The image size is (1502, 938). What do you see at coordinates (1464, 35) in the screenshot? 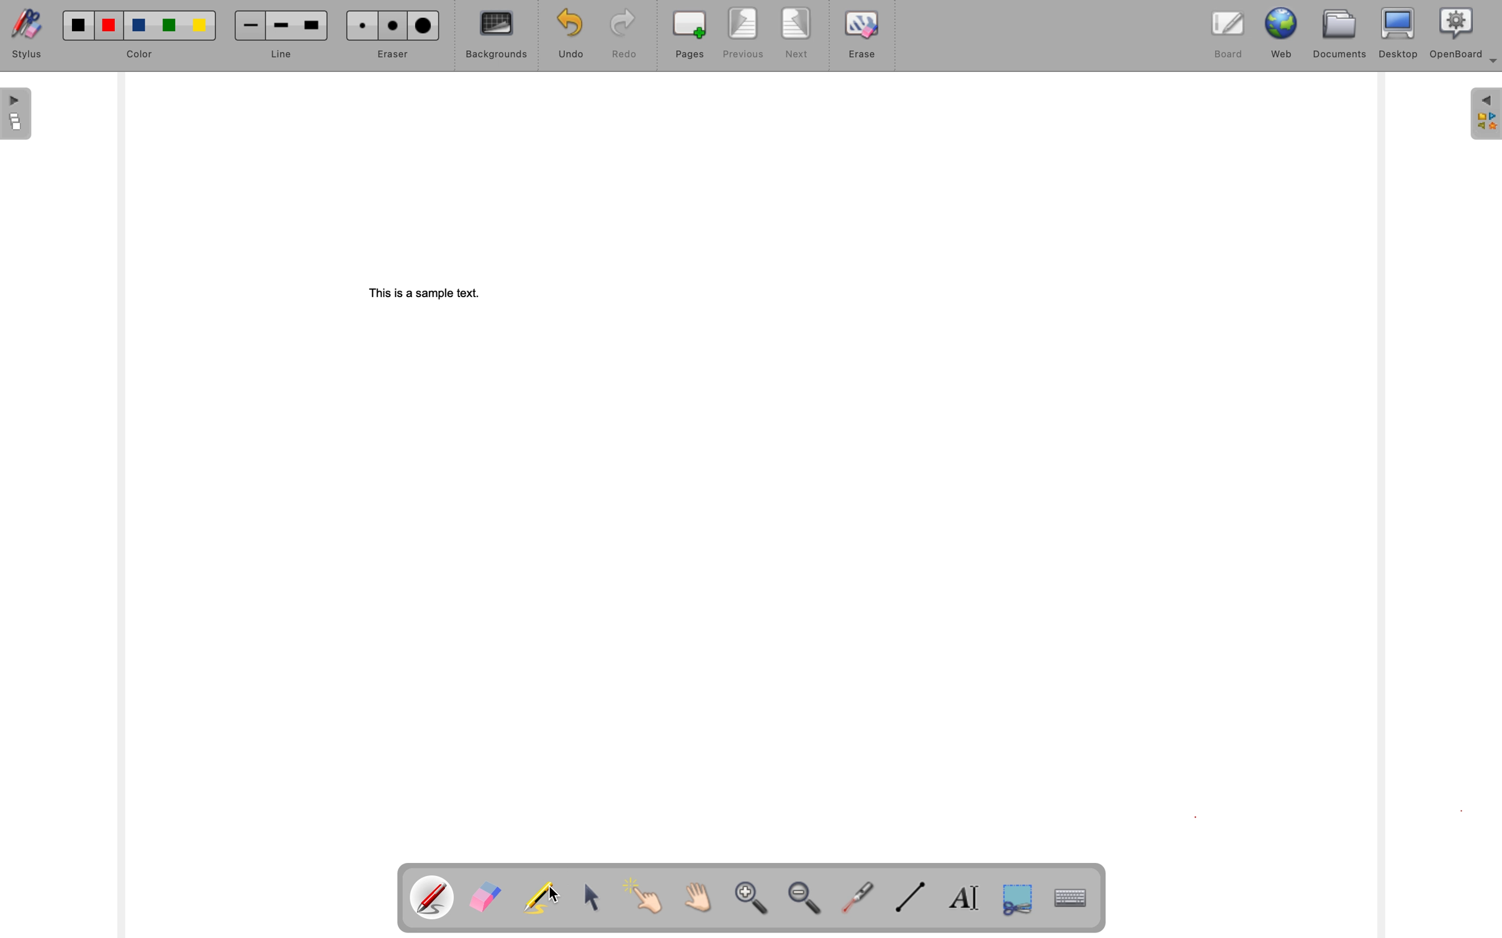
I see `OpenBoard` at bounding box center [1464, 35].